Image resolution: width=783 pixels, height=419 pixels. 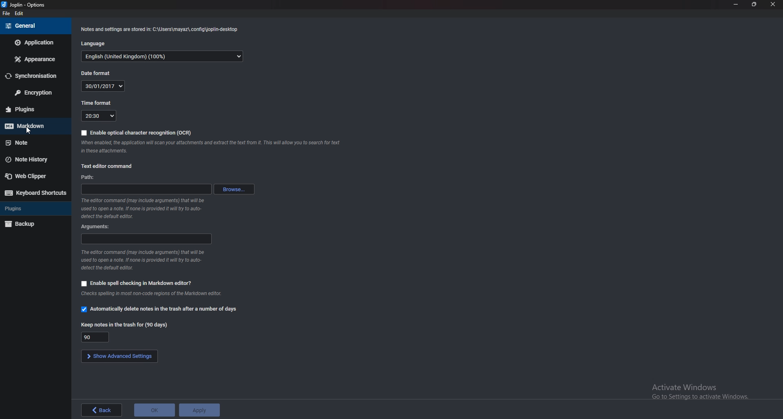 I want to click on General, so click(x=32, y=25).